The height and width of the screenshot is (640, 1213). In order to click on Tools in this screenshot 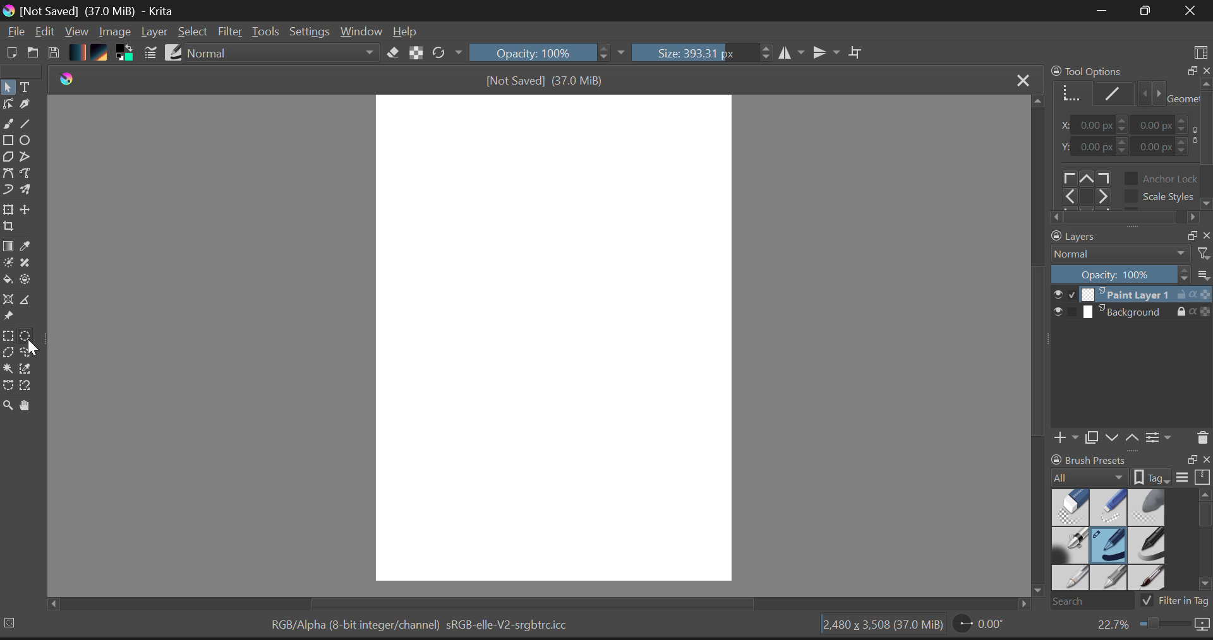, I will do `click(266, 32)`.